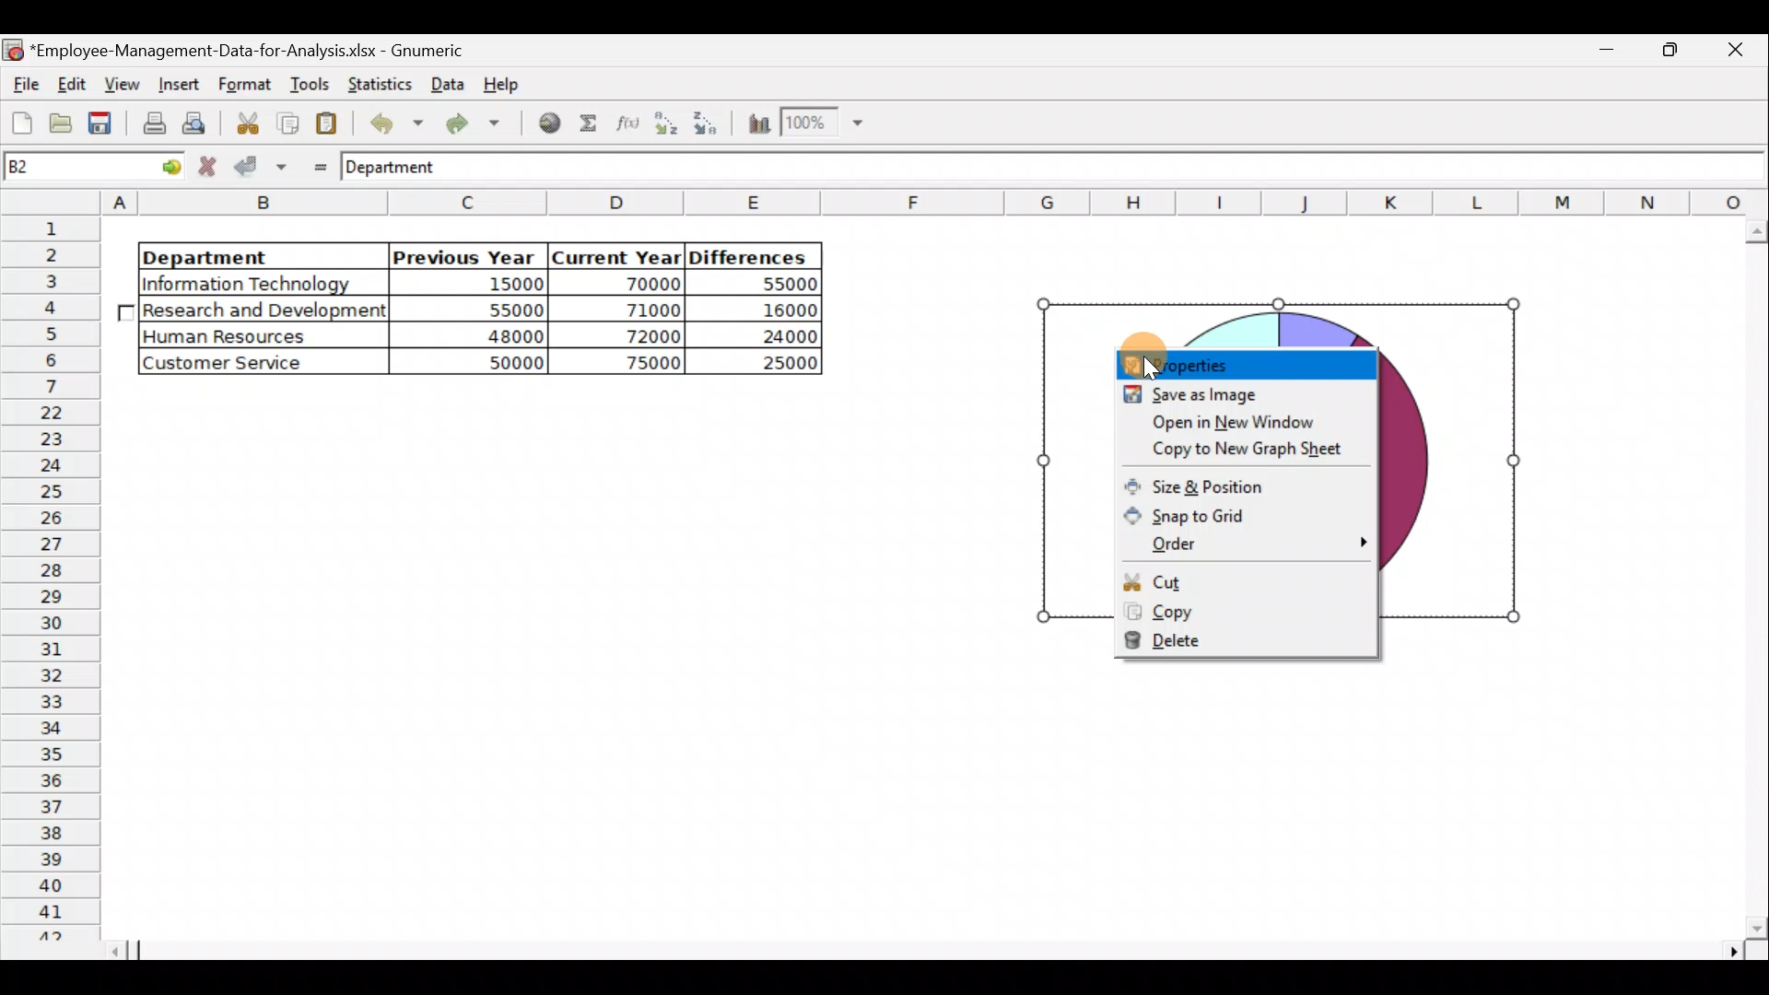 The image size is (1769, 995). What do you see at coordinates (151, 125) in the screenshot?
I see `Print current file` at bounding box center [151, 125].